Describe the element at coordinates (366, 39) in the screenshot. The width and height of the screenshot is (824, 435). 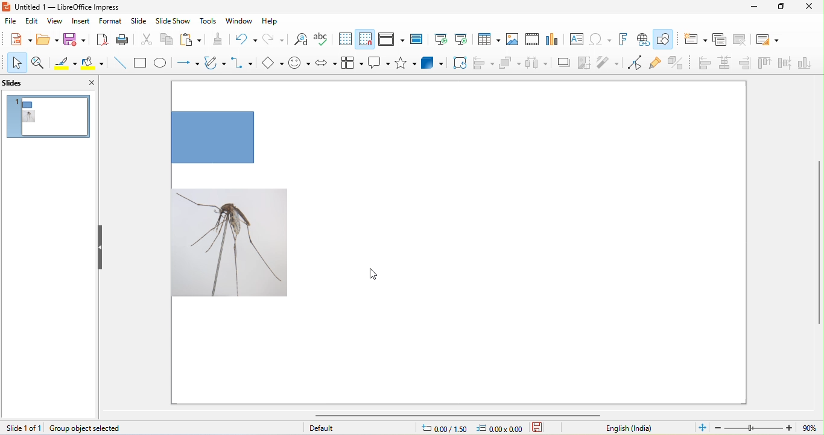
I see `snap to grid` at that location.